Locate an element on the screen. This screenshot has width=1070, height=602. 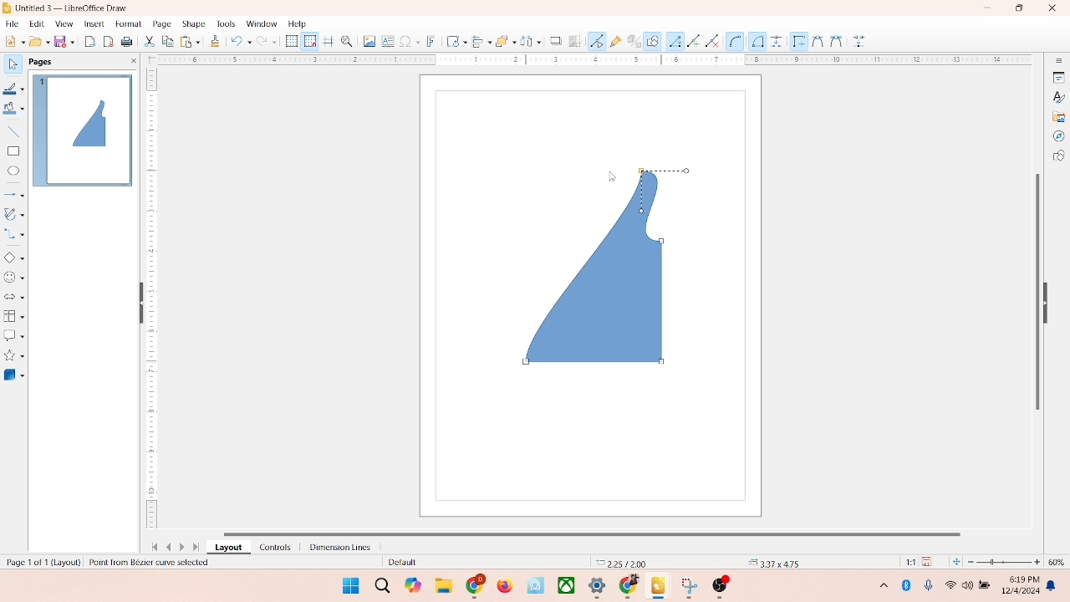
properties is located at coordinates (1057, 76).